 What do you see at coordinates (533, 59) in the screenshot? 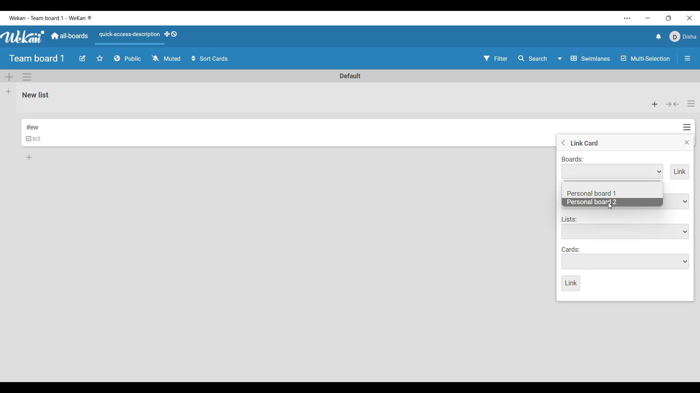
I see `Search` at bounding box center [533, 59].